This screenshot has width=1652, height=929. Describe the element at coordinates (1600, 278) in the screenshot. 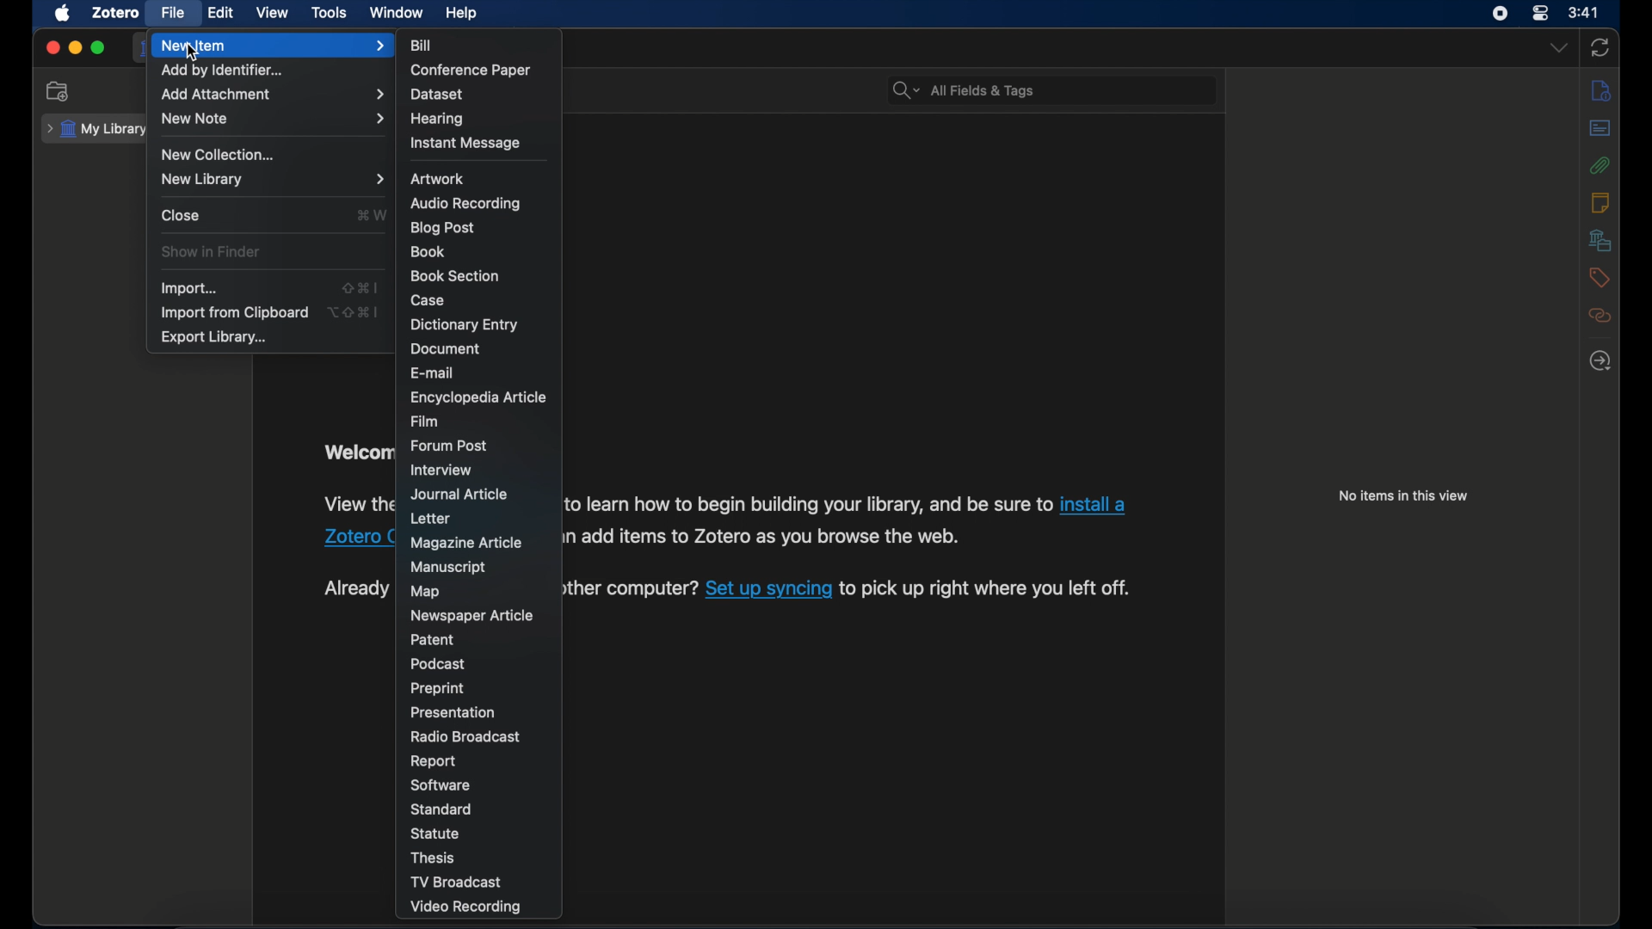

I see `tags` at that location.